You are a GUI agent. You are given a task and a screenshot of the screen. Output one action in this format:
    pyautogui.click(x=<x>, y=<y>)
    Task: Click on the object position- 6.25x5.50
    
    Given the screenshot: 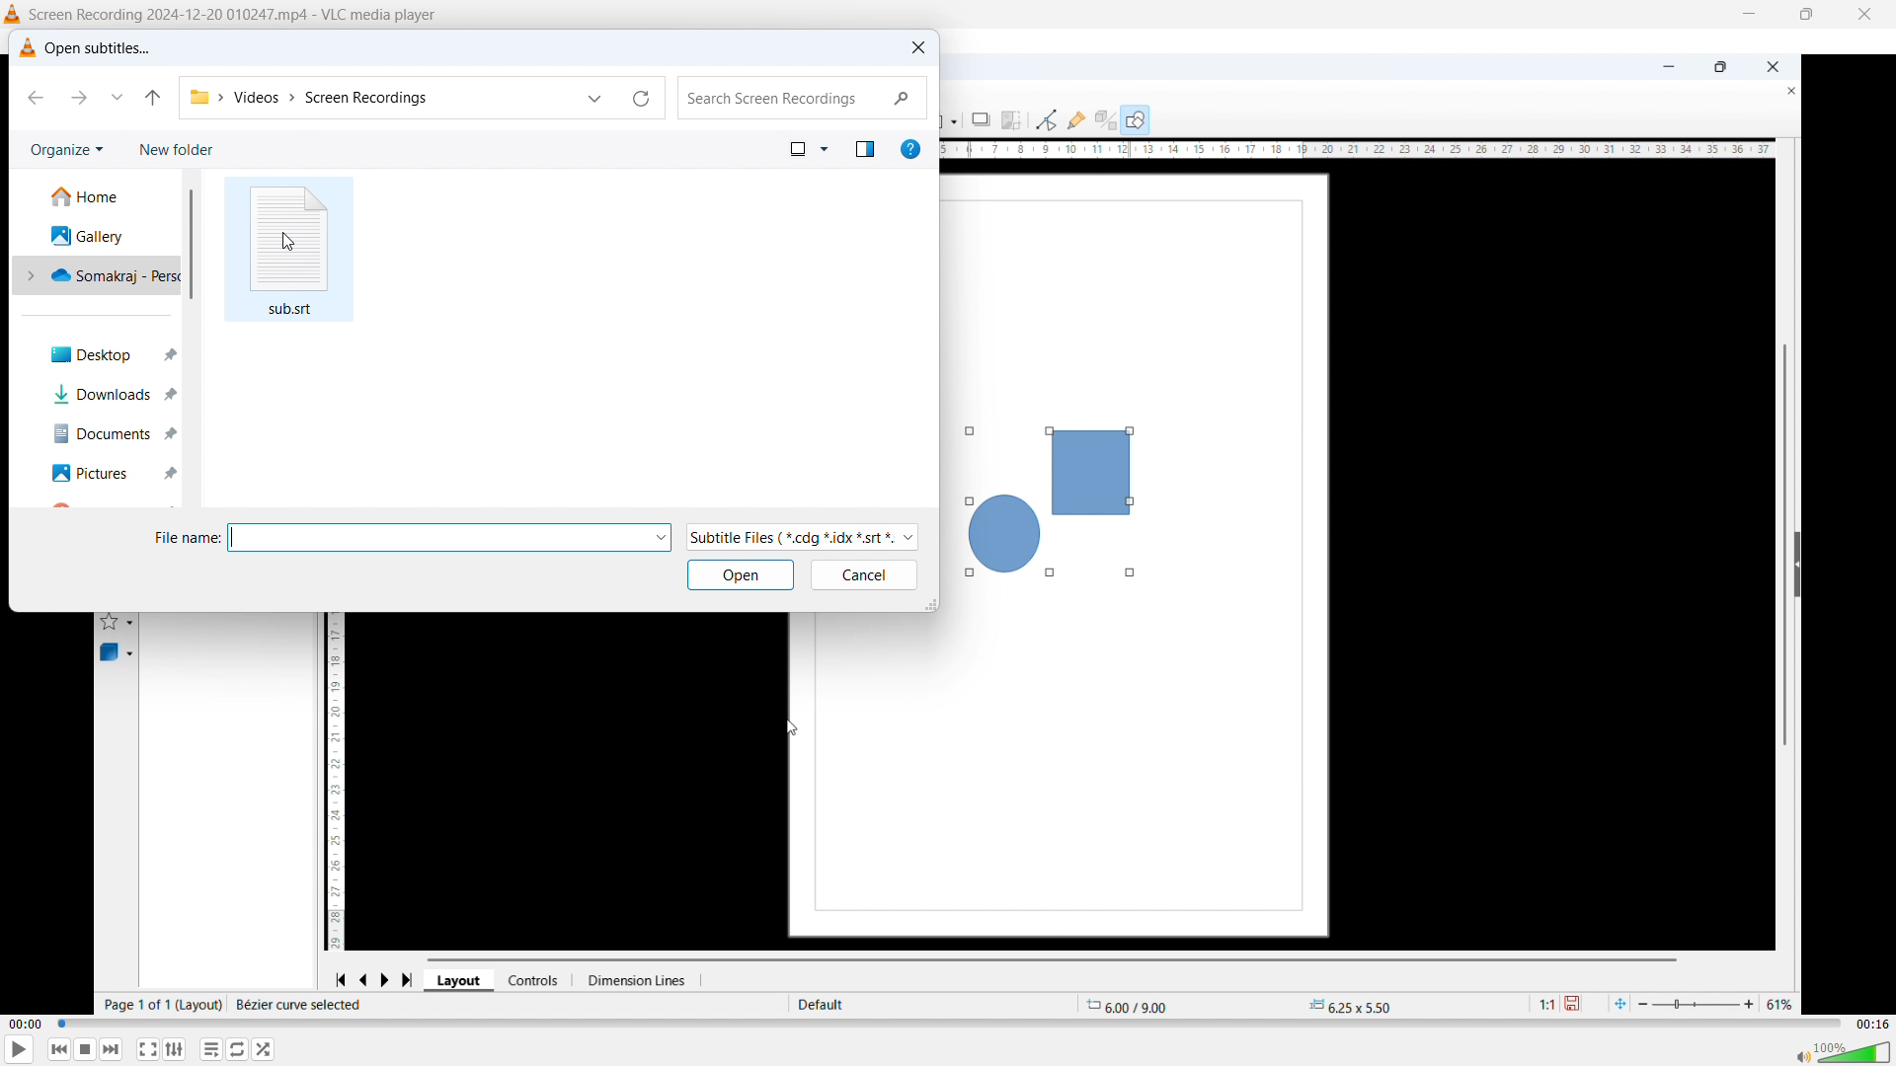 What is the action you would take?
    pyautogui.click(x=1349, y=1006)
    